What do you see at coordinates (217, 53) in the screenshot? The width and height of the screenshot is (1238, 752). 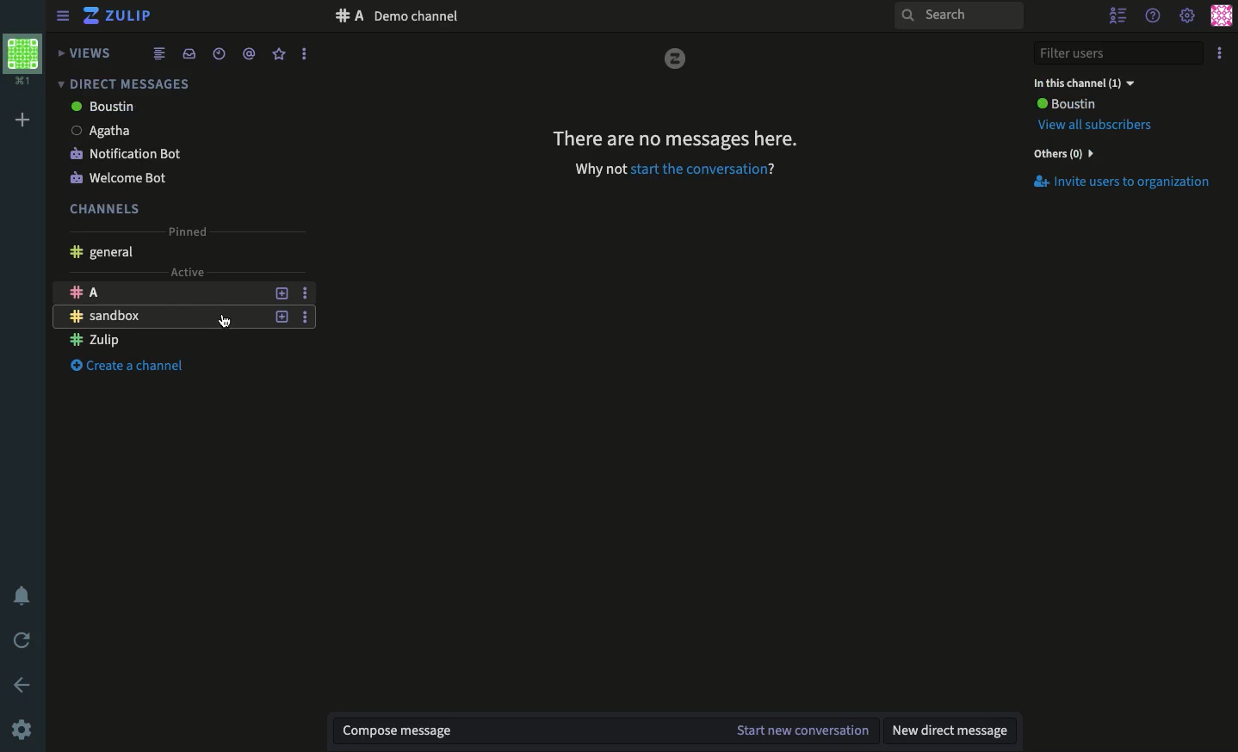 I see `Time` at bounding box center [217, 53].